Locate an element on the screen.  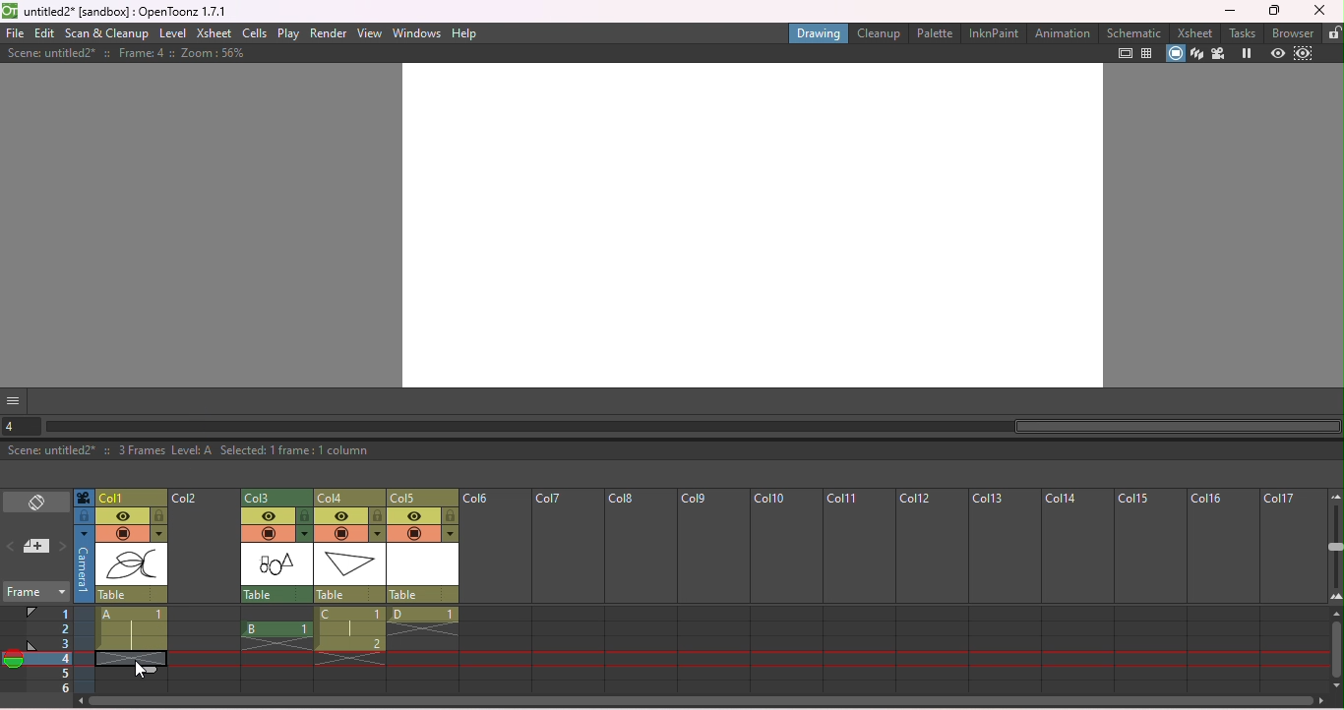
Camera stand view is located at coordinates (1177, 54).